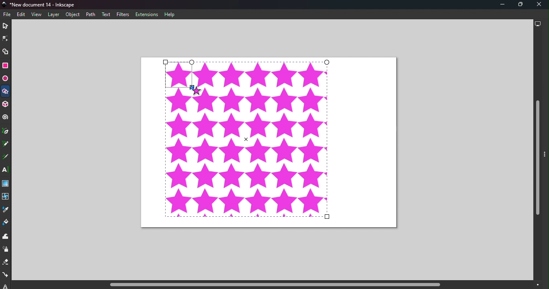 The height and width of the screenshot is (289, 549). I want to click on Canvas, so click(270, 142).